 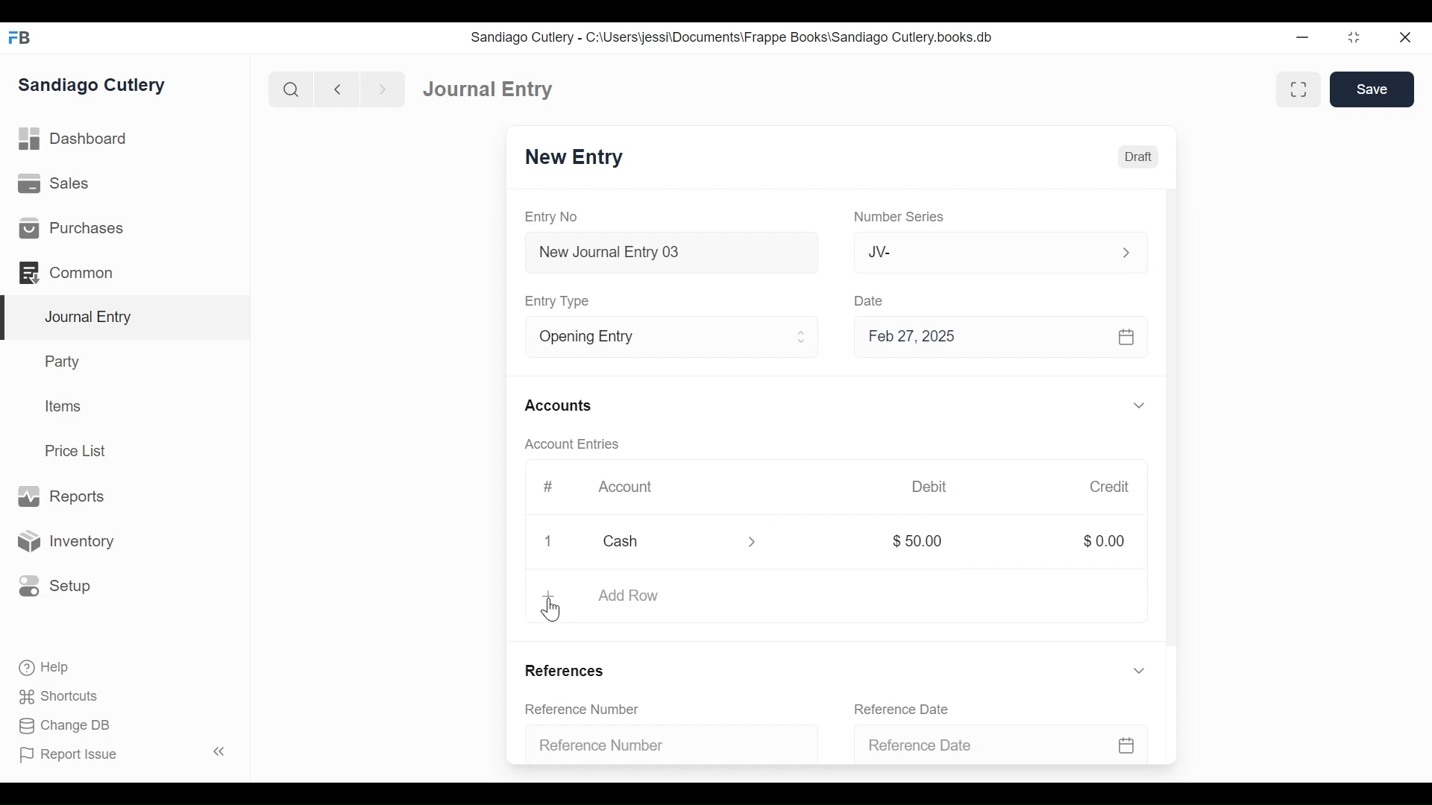 I want to click on Expand, so click(x=753, y=542).